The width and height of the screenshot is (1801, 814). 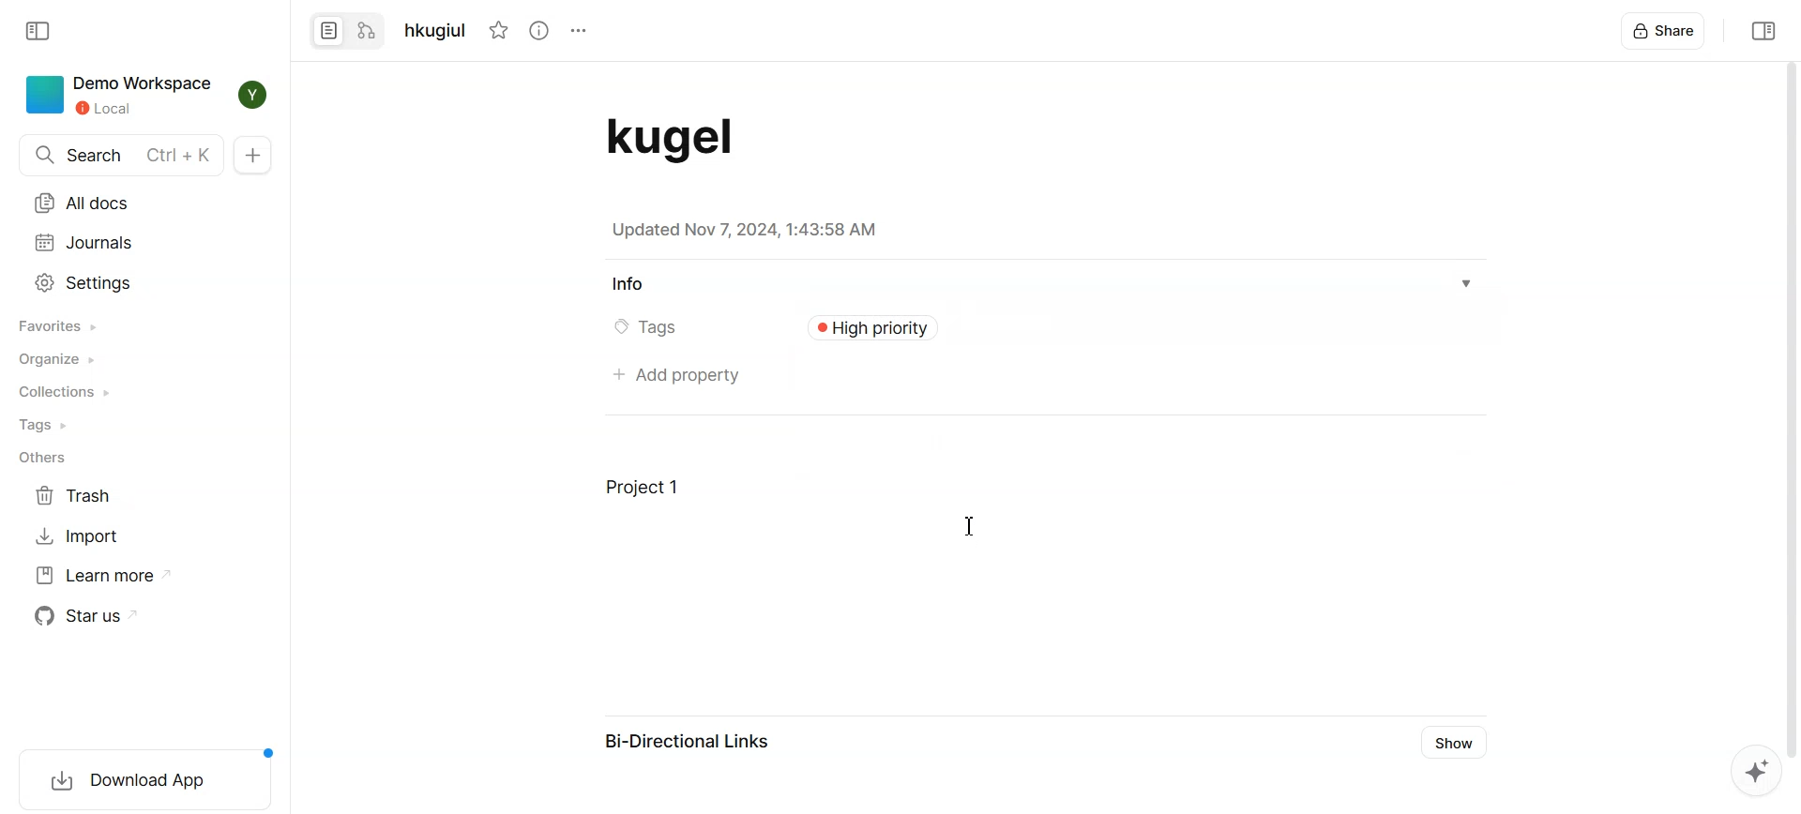 What do you see at coordinates (37, 32) in the screenshot?
I see `Collapse sidebar` at bounding box center [37, 32].